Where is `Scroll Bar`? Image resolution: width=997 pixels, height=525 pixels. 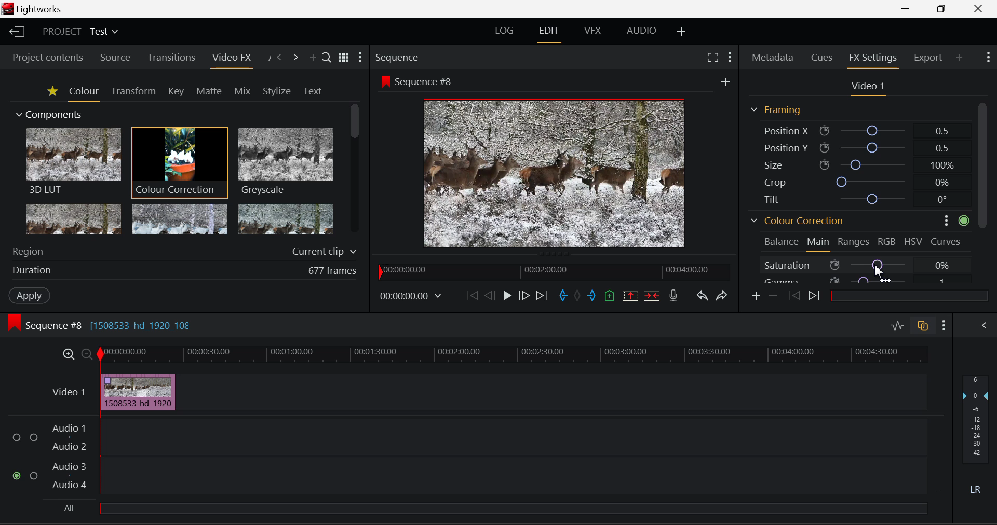
Scroll Bar is located at coordinates (983, 191).